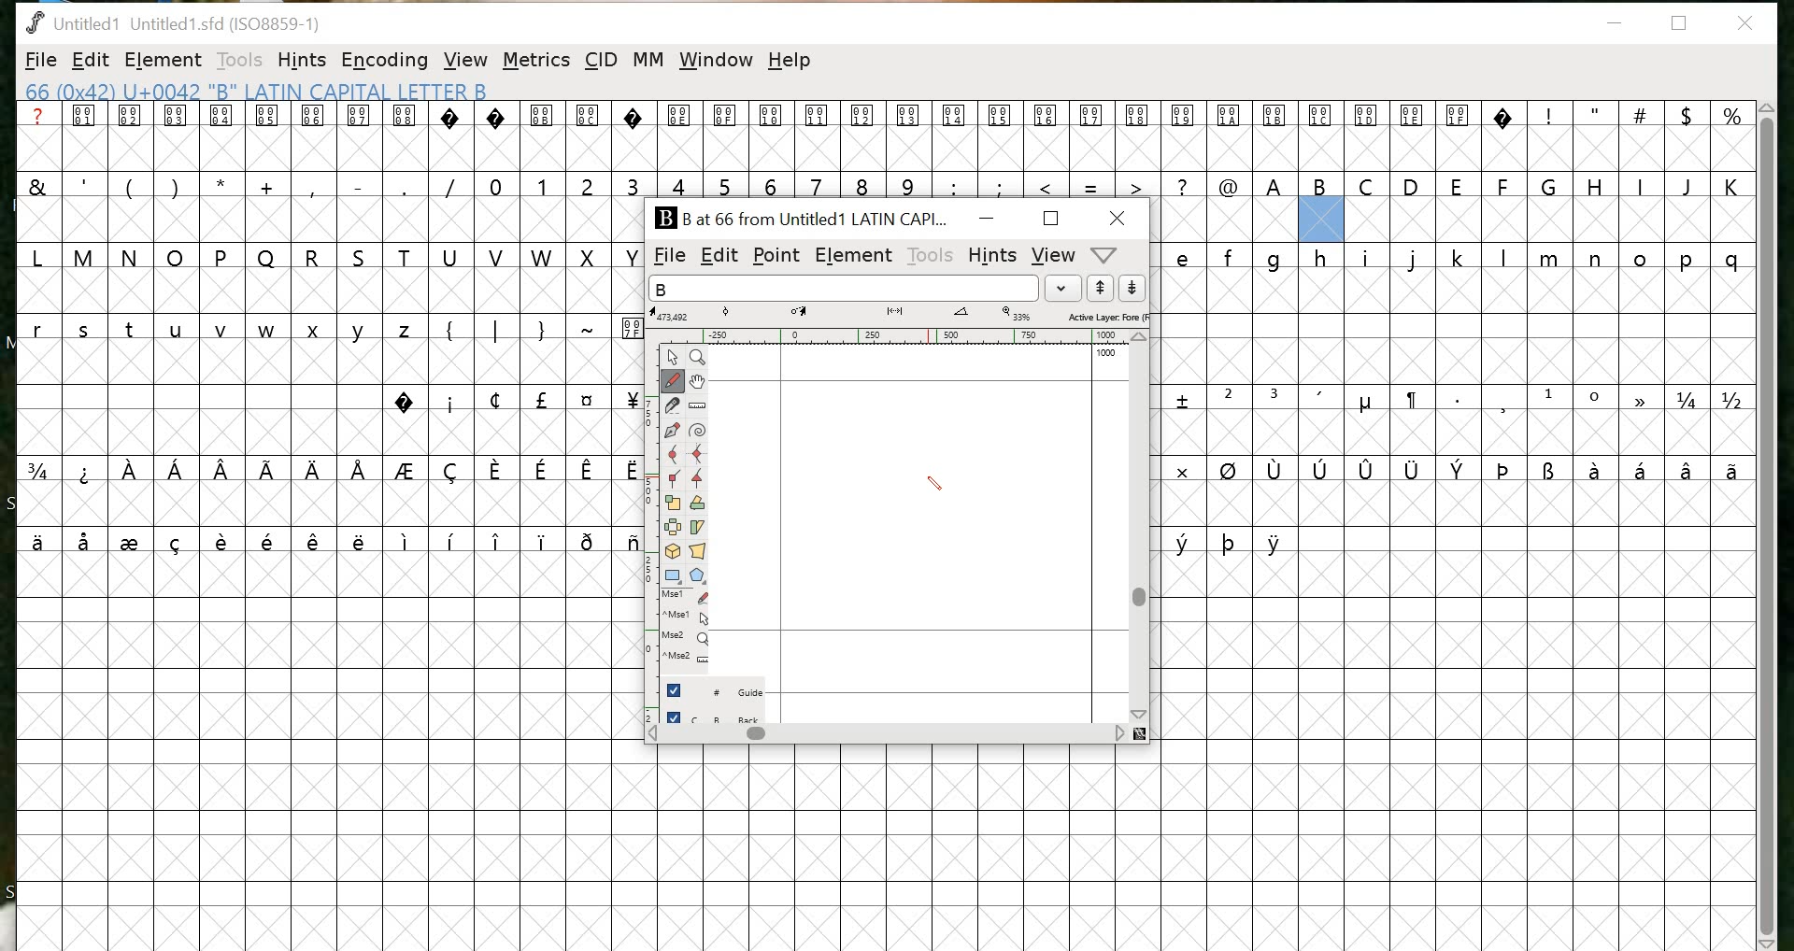 This screenshot has height=951, width=1794. I want to click on Polygon/star, so click(699, 575).